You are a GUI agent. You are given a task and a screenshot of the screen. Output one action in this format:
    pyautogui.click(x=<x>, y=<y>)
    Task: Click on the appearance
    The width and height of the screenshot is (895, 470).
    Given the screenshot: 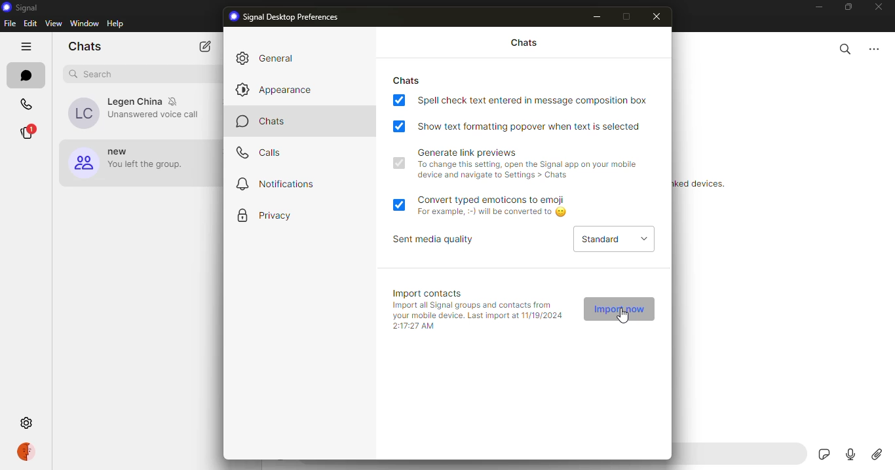 What is the action you would take?
    pyautogui.click(x=277, y=88)
    